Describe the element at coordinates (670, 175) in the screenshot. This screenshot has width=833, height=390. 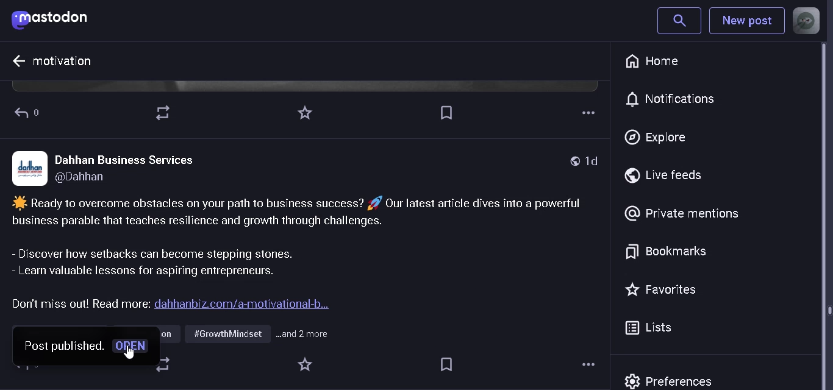
I see `live feeds` at that location.